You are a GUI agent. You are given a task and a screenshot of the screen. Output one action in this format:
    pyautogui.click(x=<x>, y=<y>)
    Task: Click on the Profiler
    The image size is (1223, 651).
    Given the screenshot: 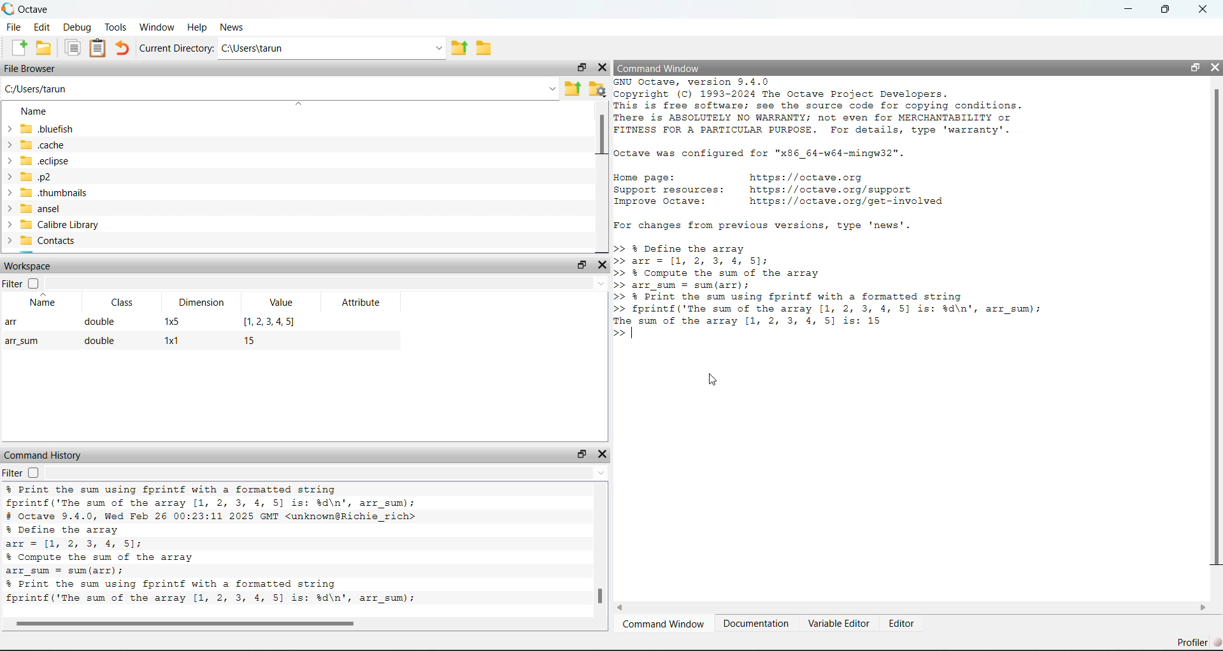 What is the action you would take?
    pyautogui.click(x=1196, y=642)
    